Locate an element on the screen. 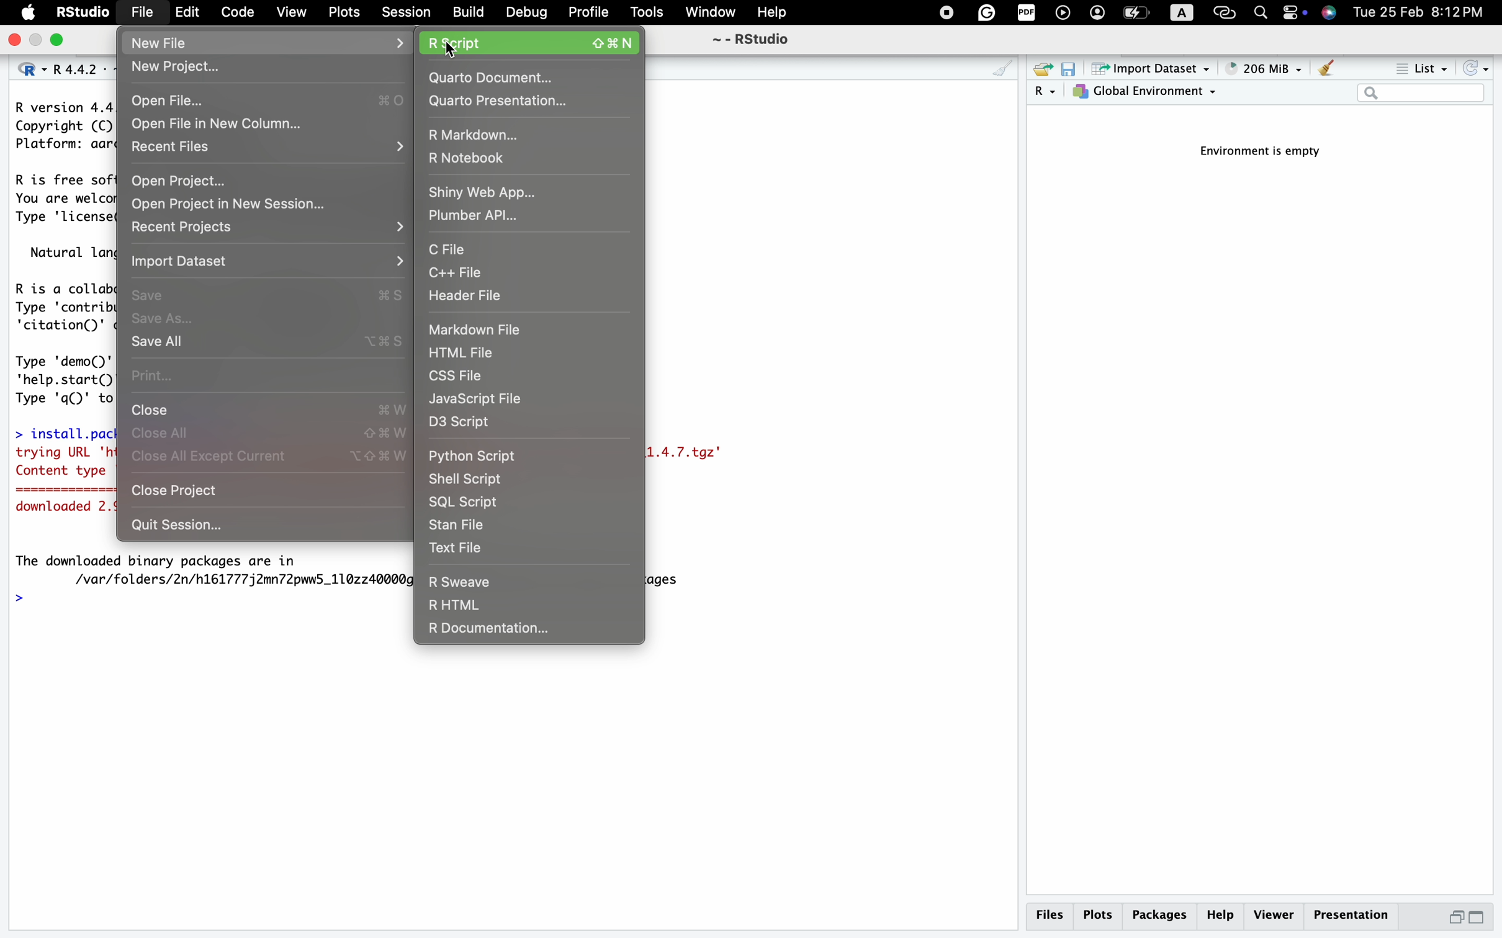  minimize is located at coordinates (1450, 921).